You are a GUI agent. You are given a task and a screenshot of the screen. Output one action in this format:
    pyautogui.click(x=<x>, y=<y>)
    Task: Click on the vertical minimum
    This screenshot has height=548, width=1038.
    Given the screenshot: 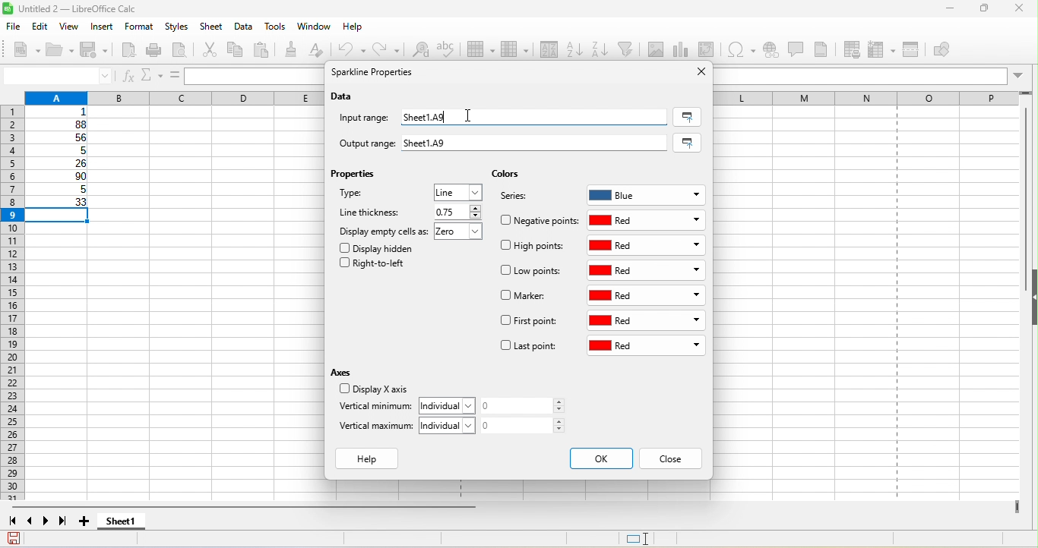 What is the action you would take?
    pyautogui.click(x=375, y=408)
    